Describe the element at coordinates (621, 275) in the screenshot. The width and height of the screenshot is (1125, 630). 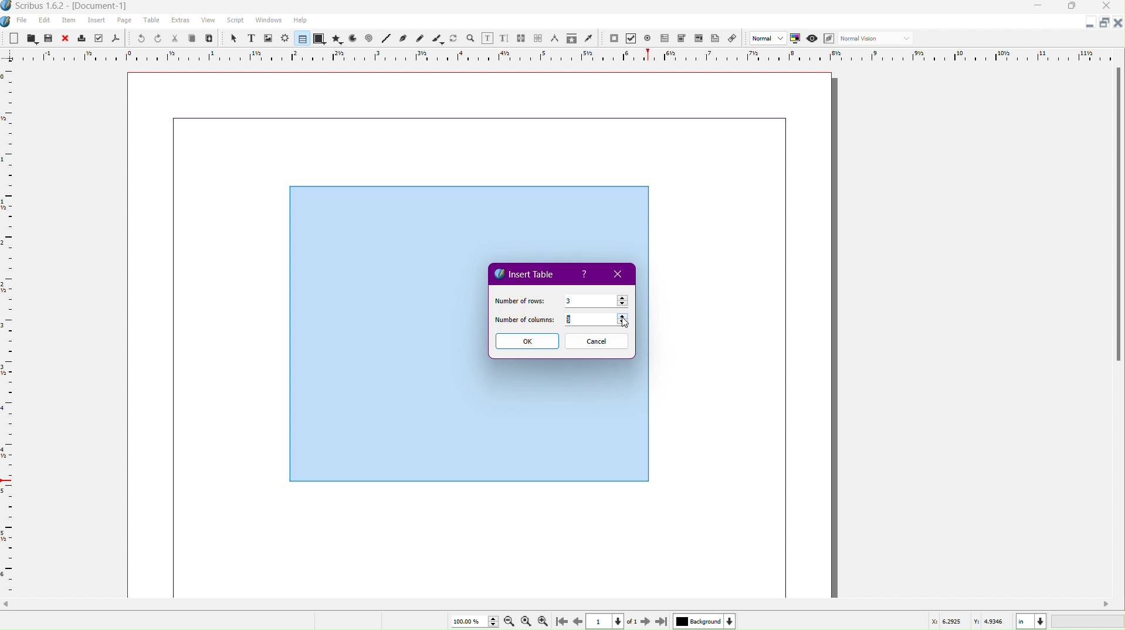
I see `Close` at that location.